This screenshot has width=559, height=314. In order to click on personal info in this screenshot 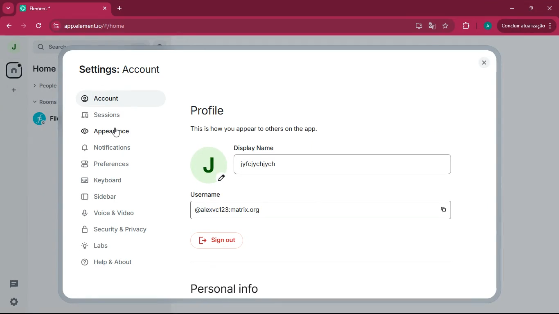, I will do `click(234, 288)`.